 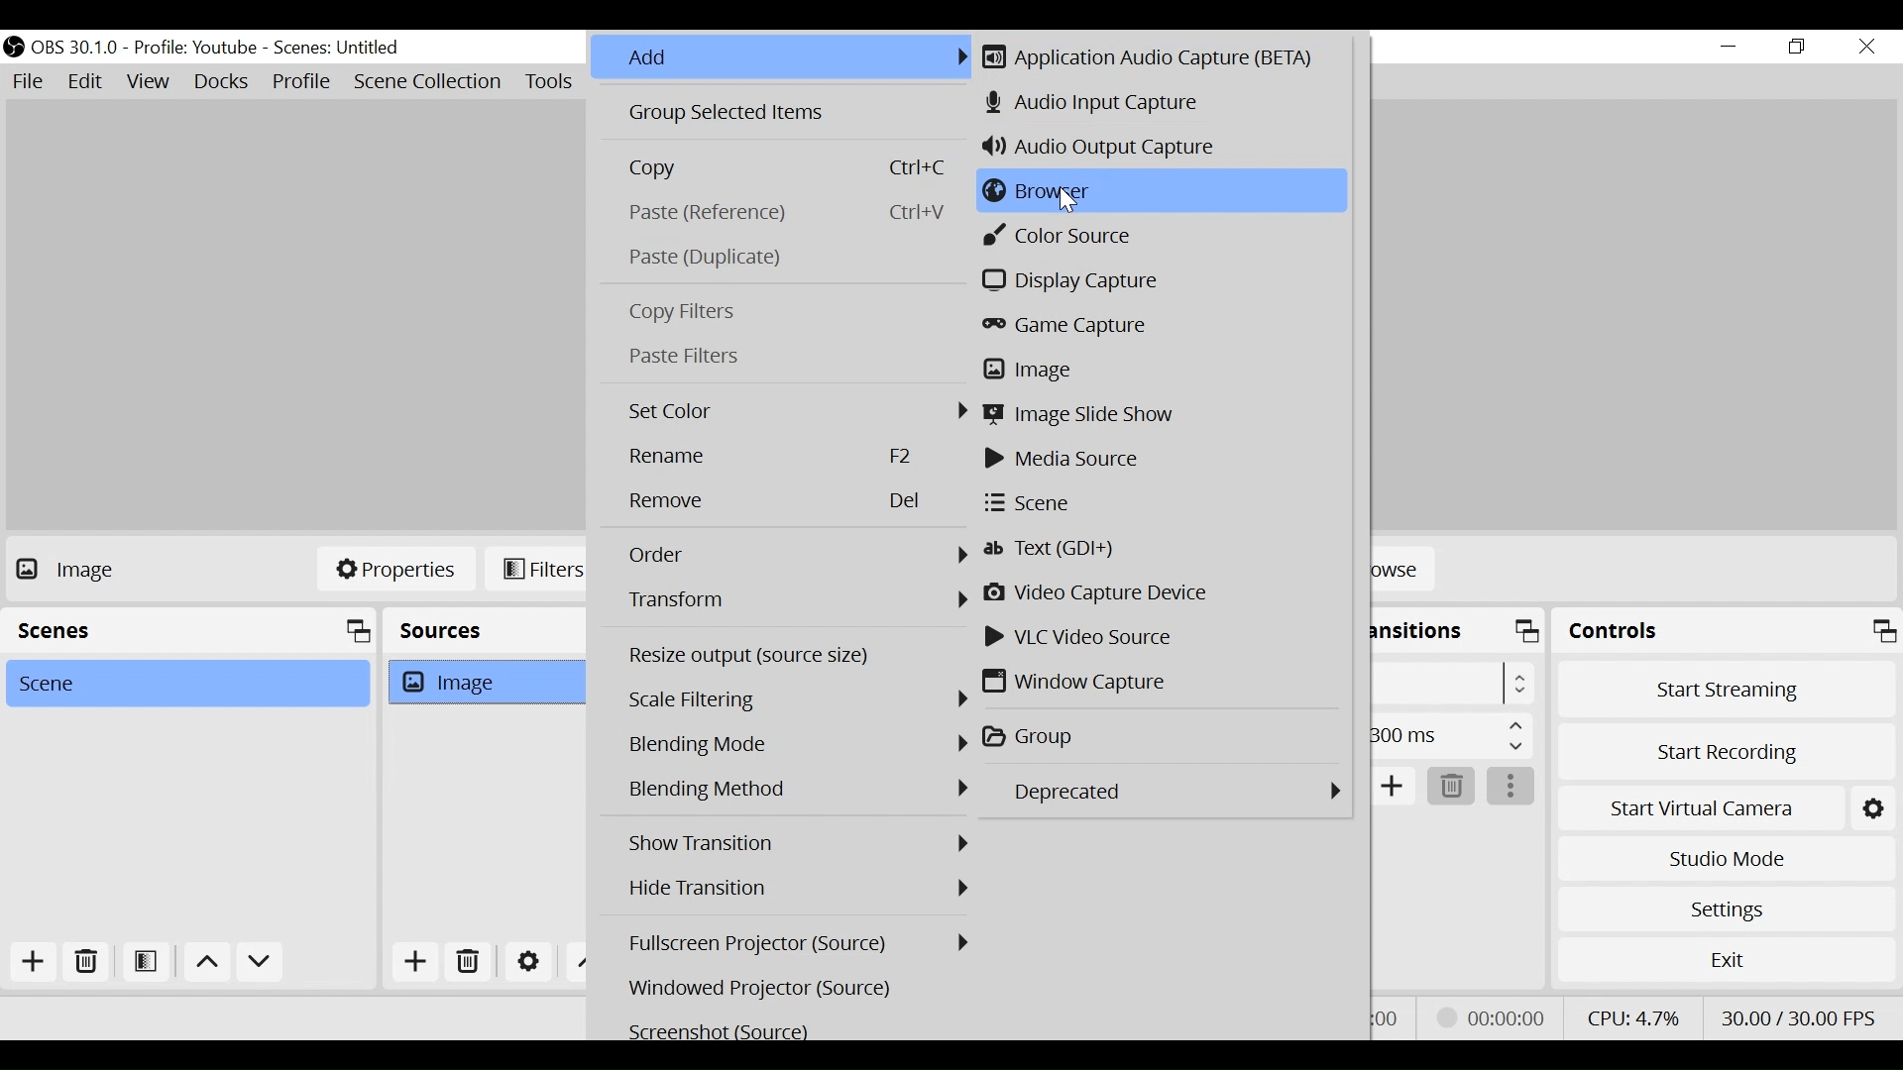 What do you see at coordinates (1163, 328) in the screenshot?
I see `Game Capture` at bounding box center [1163, 328].